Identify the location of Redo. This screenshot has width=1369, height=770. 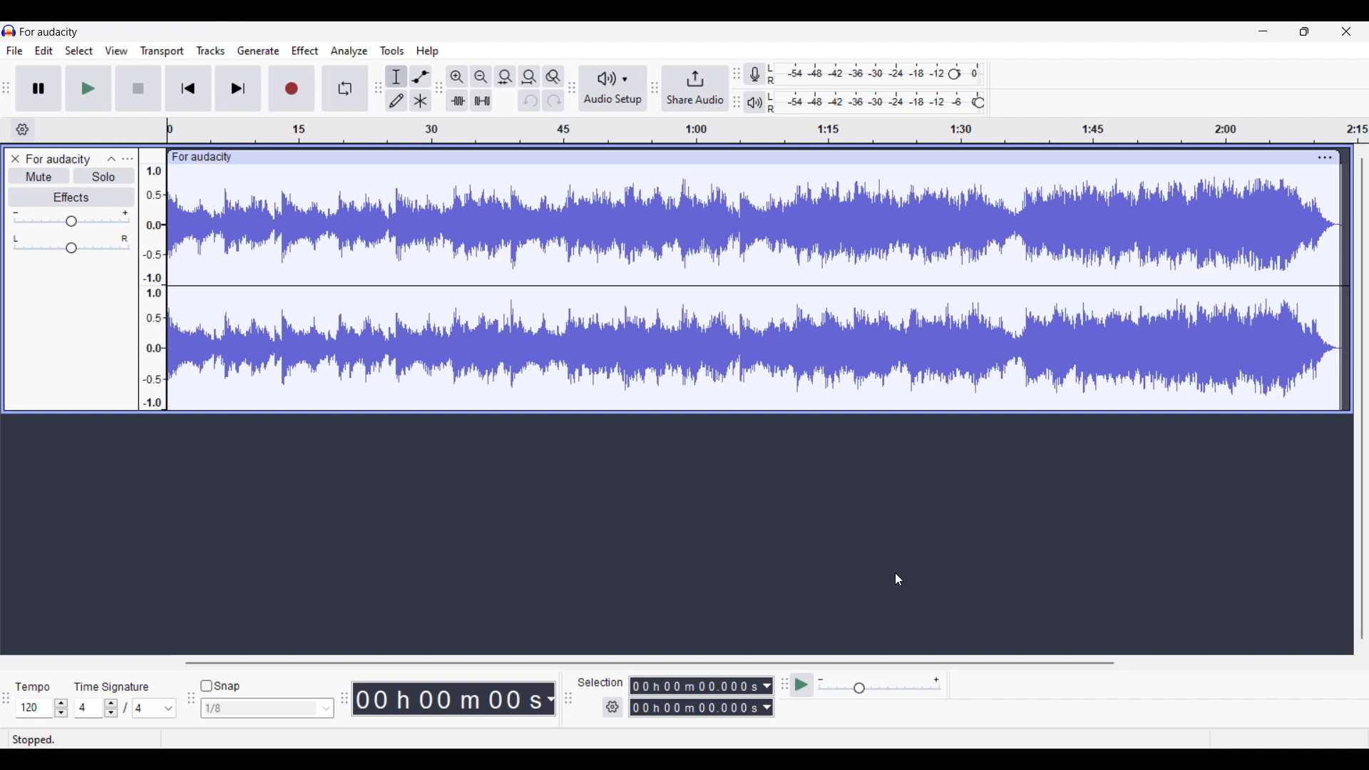
(553, 101).